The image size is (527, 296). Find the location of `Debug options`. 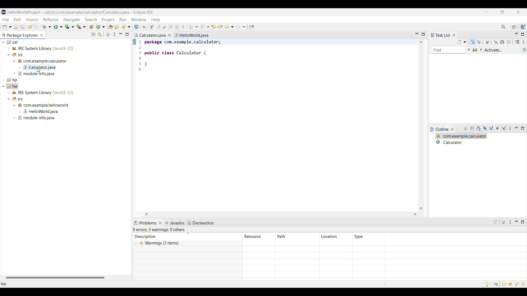

Debug options is located at coordinates (47, 27).